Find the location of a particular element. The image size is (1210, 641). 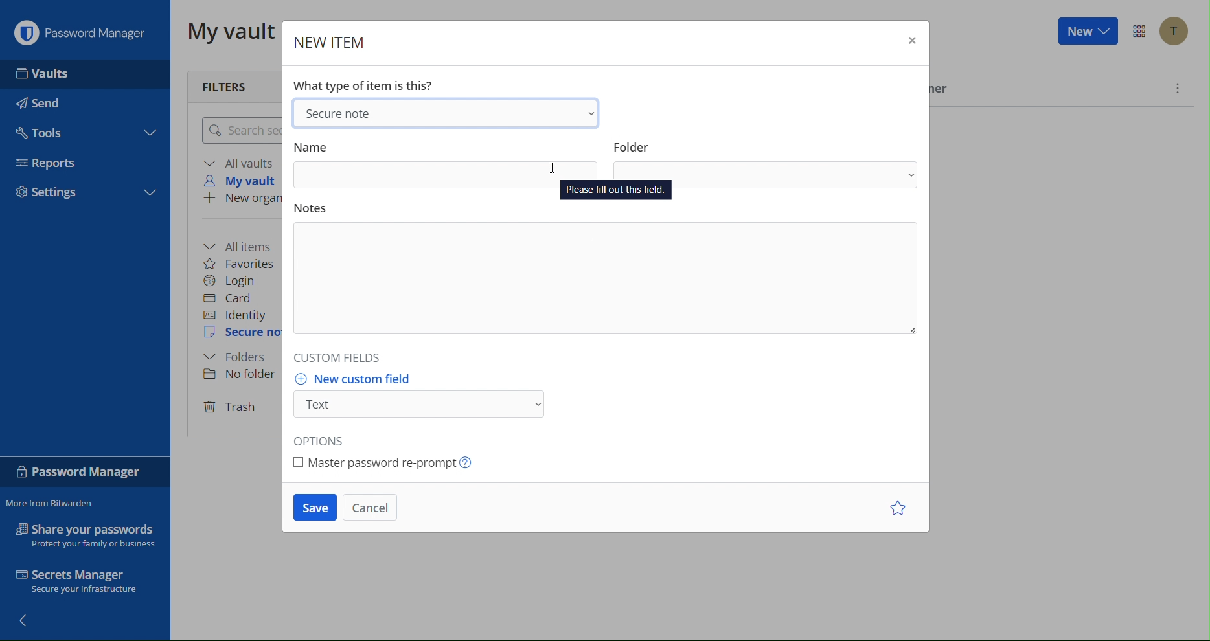

Send is located at coordinates (43, 103).